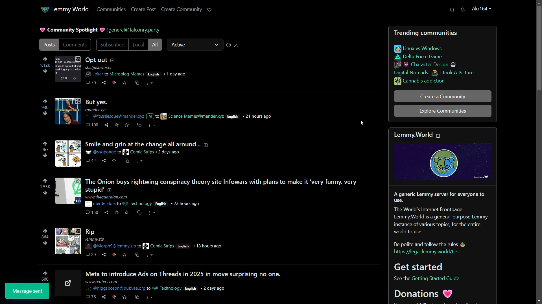 The height and width of the screenshot is (304, 542). I want to click on community spotlight, so click(73, 30).